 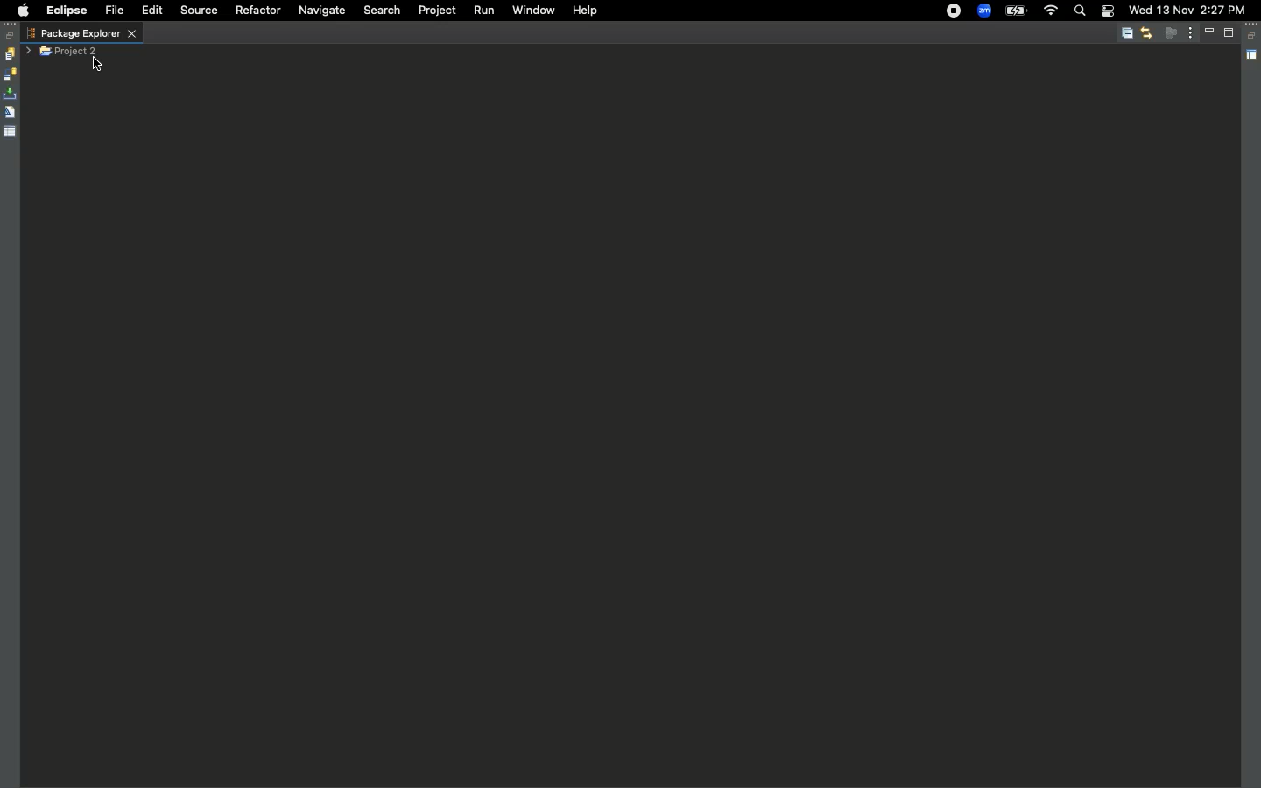 What do you see at coordinates (532, 9) in the screenshot?
I see `Window` at bounding box center [532, 9].